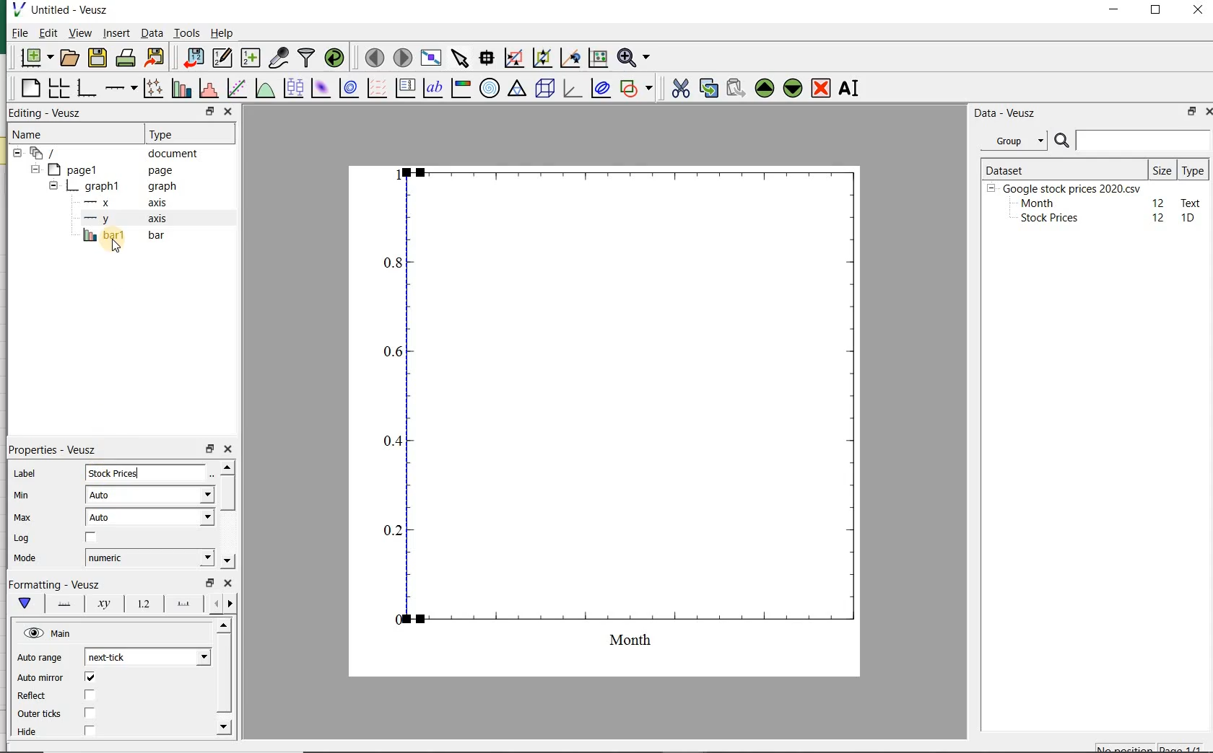  Describe the element at coordinates (112, 154) in the screenshot. I see `document` at that location.